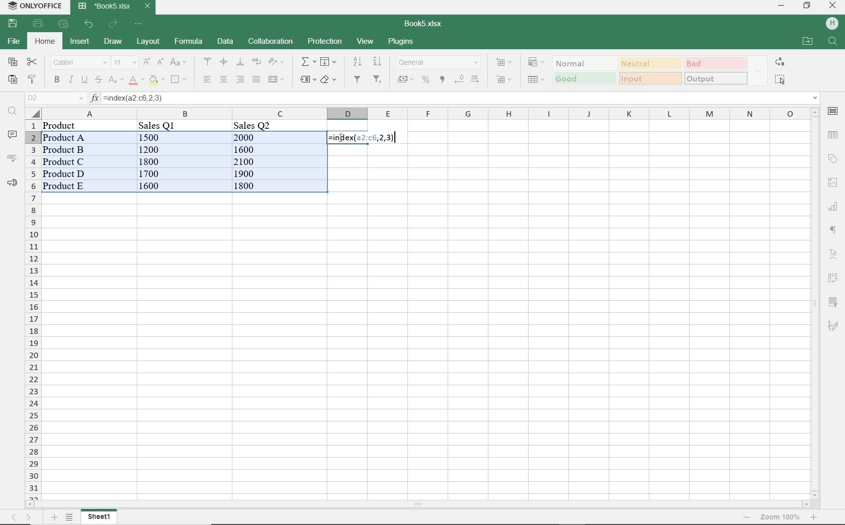  I want to click on bold, so click(56, 80).